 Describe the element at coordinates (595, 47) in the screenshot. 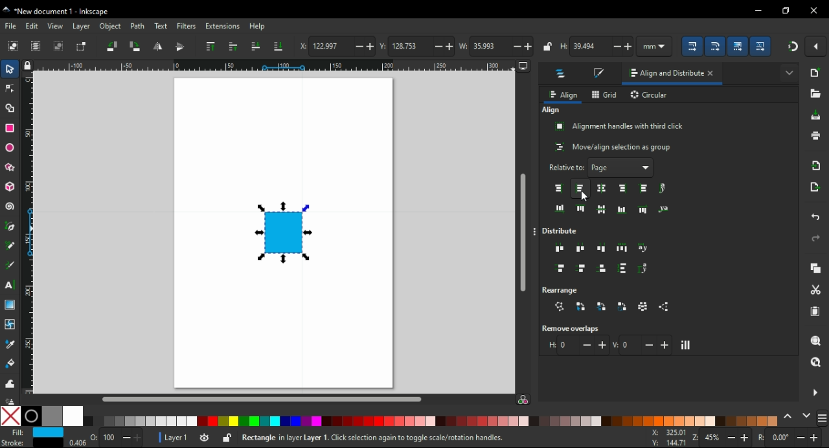

I see `height of selection` at that location.